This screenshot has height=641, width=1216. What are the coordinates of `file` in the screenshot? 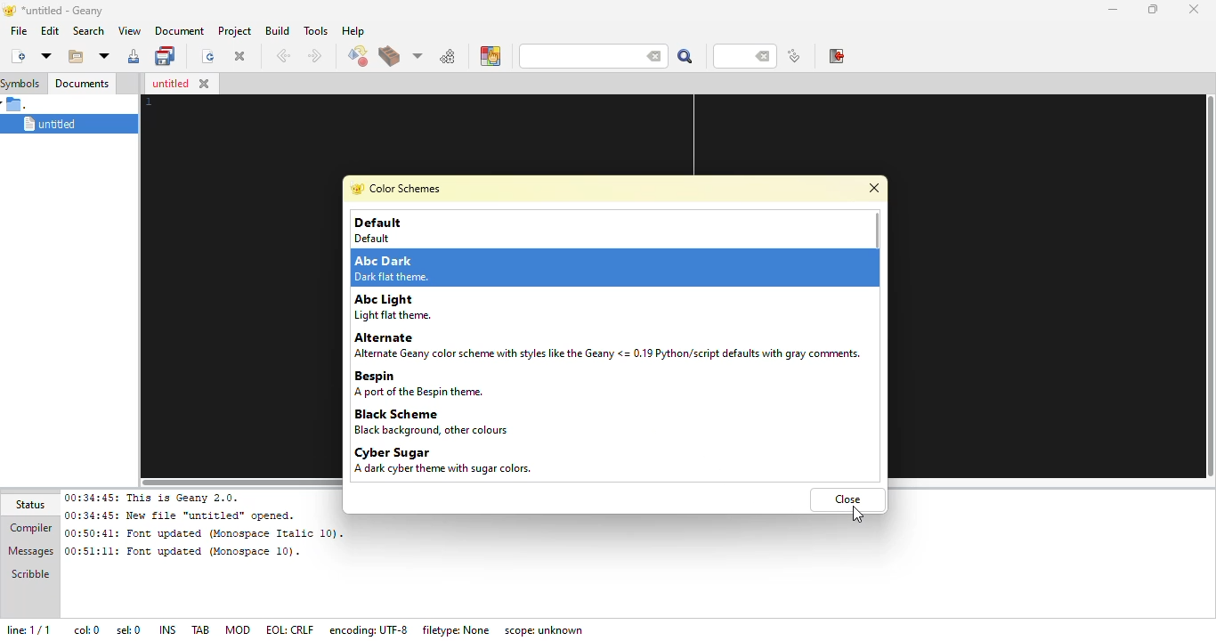 It's located at (18, 30).